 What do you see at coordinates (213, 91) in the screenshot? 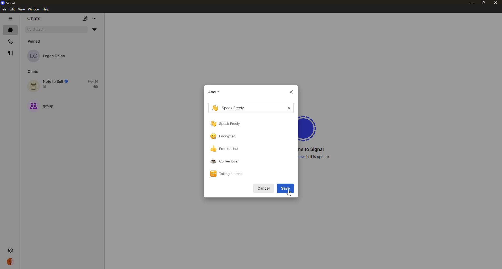
I see `about ` at bounding box center [213, 91].